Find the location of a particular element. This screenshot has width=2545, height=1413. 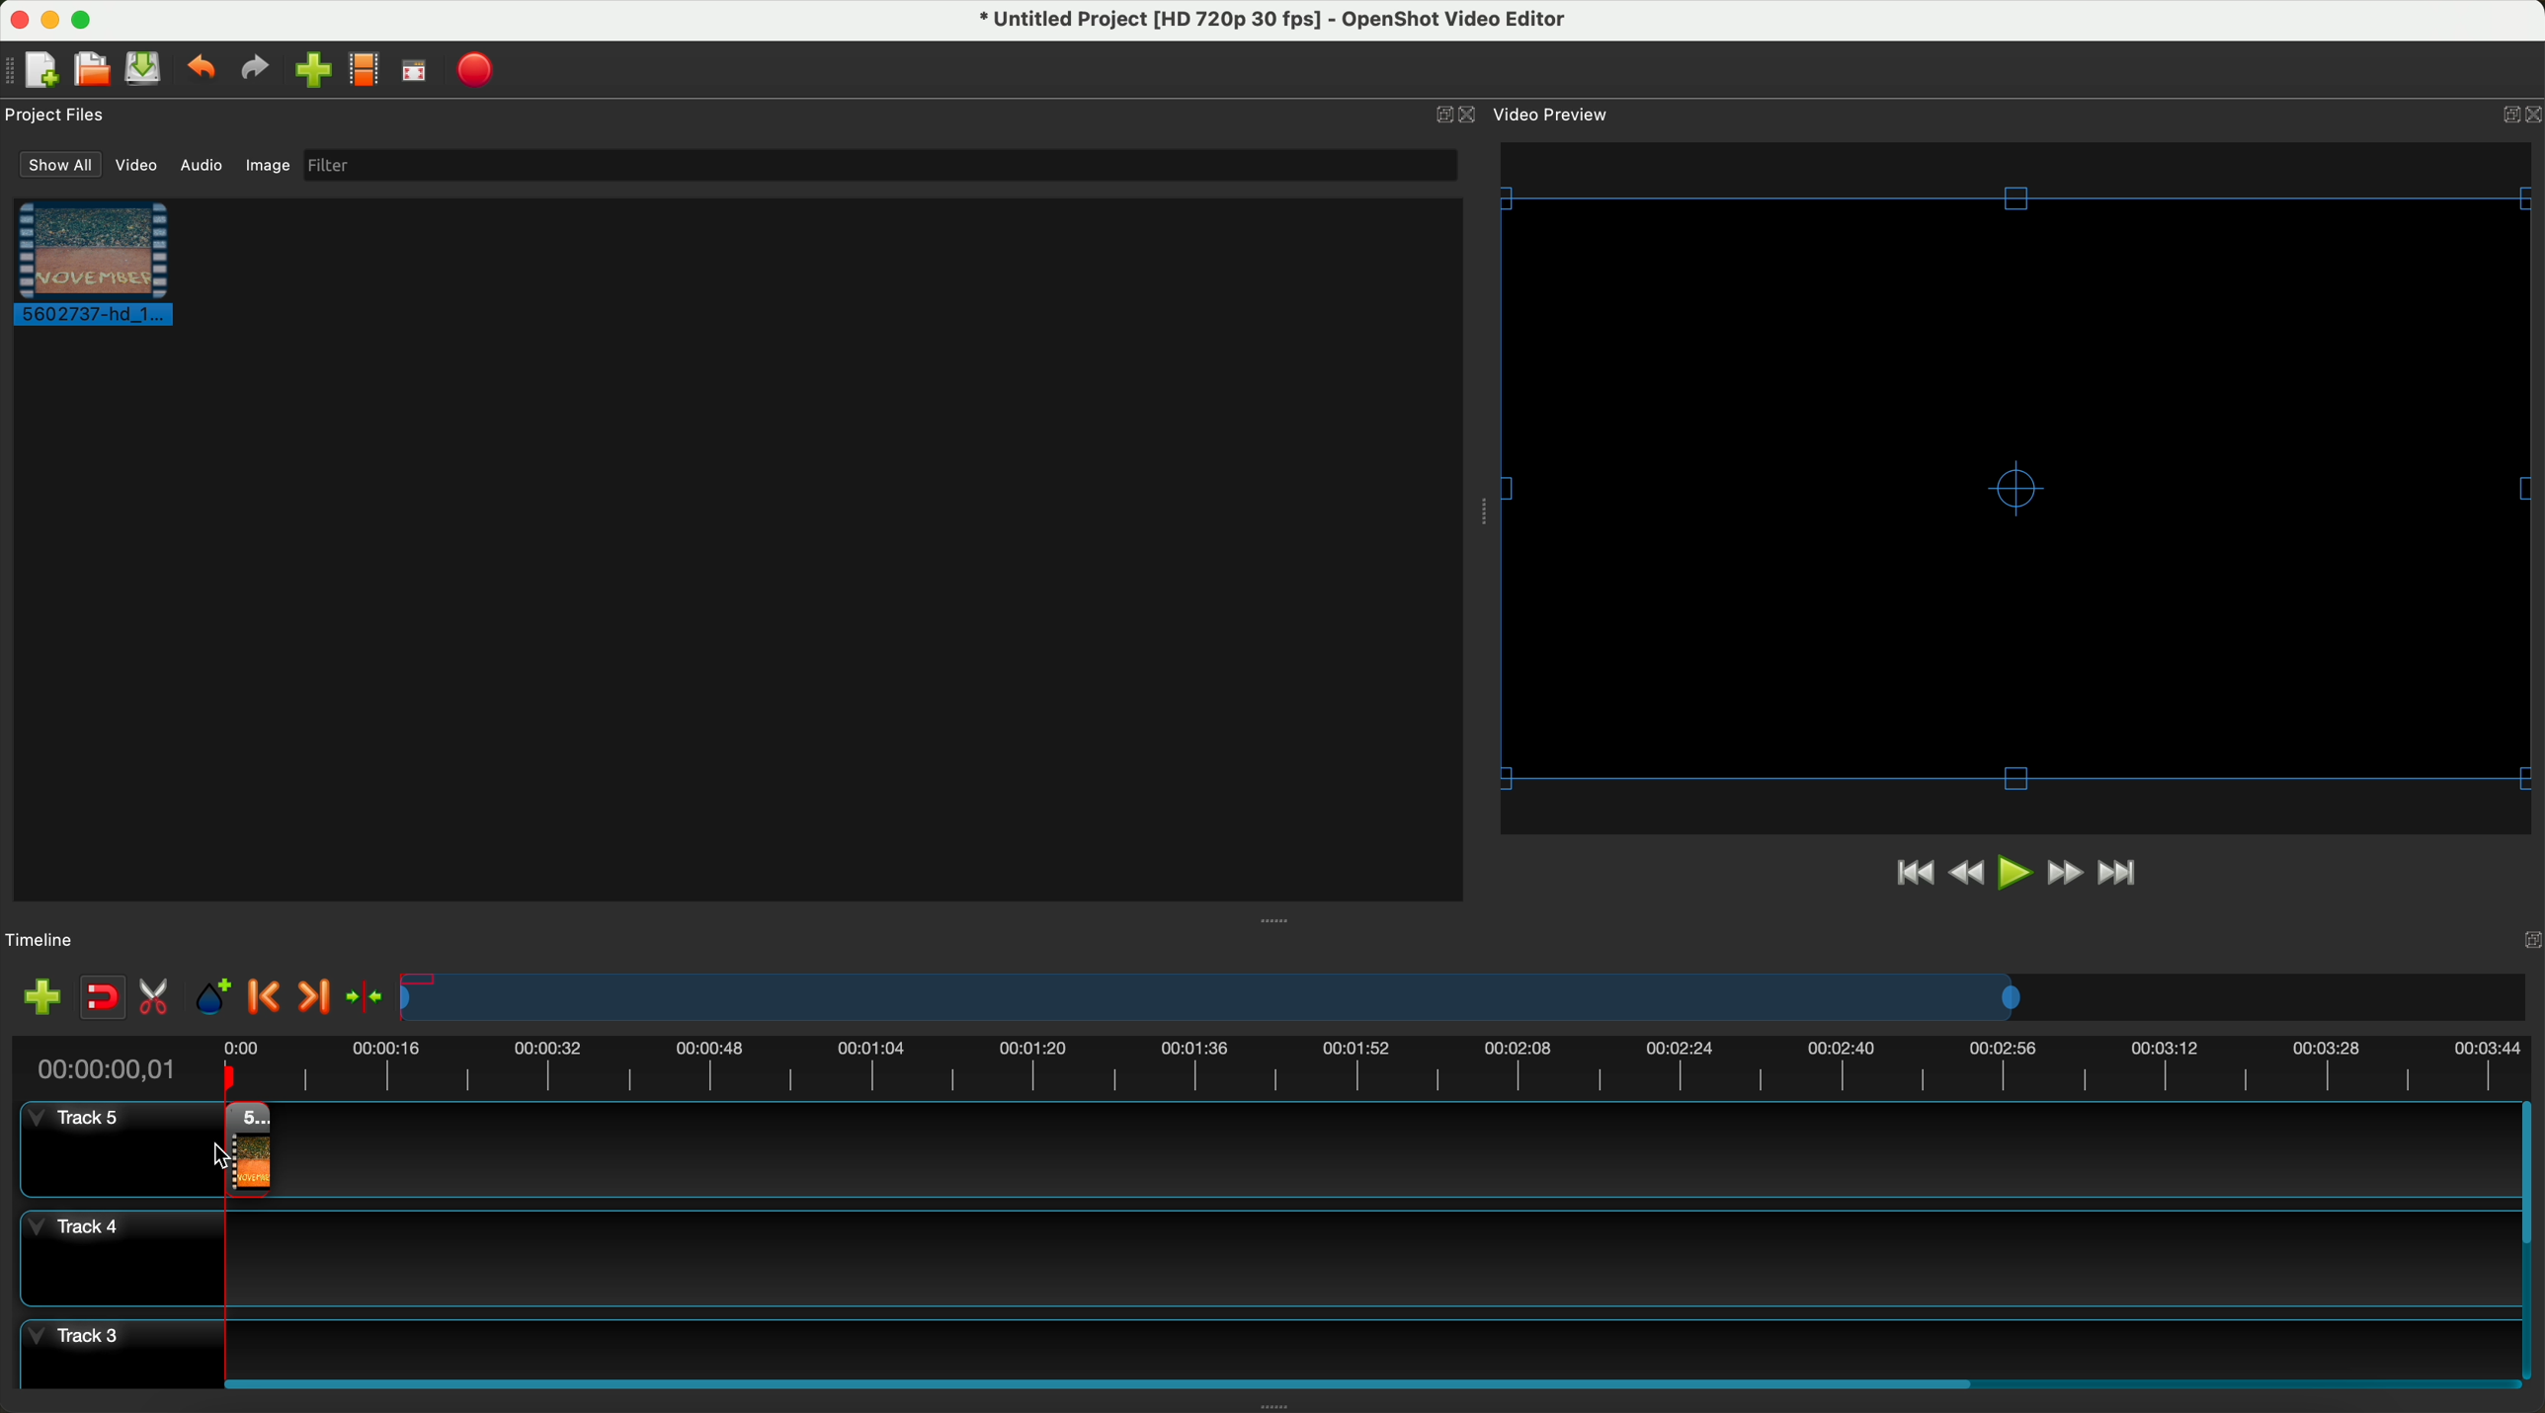

video preview is located at coordinates (2021, 487).